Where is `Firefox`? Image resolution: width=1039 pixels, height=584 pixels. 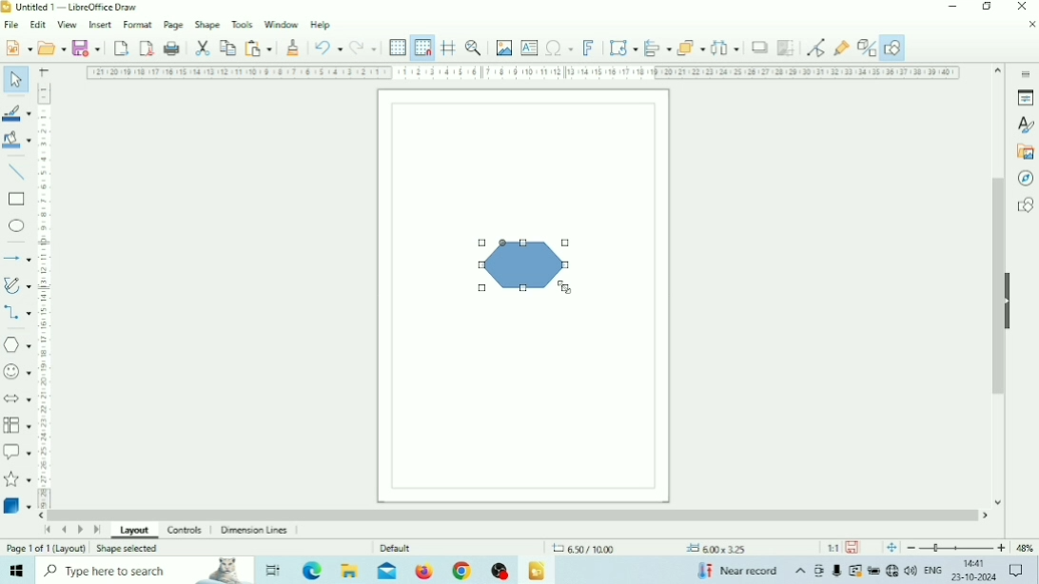 Firefox is located at coordinates (424, 571).